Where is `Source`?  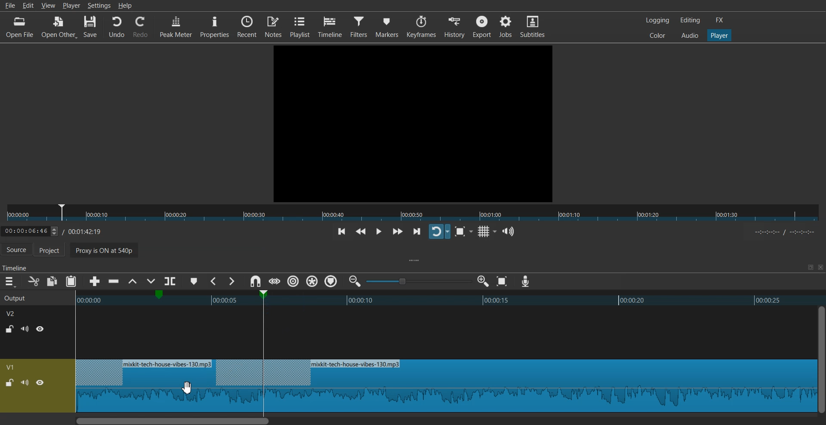 Source is located at coordinates (16, 250).